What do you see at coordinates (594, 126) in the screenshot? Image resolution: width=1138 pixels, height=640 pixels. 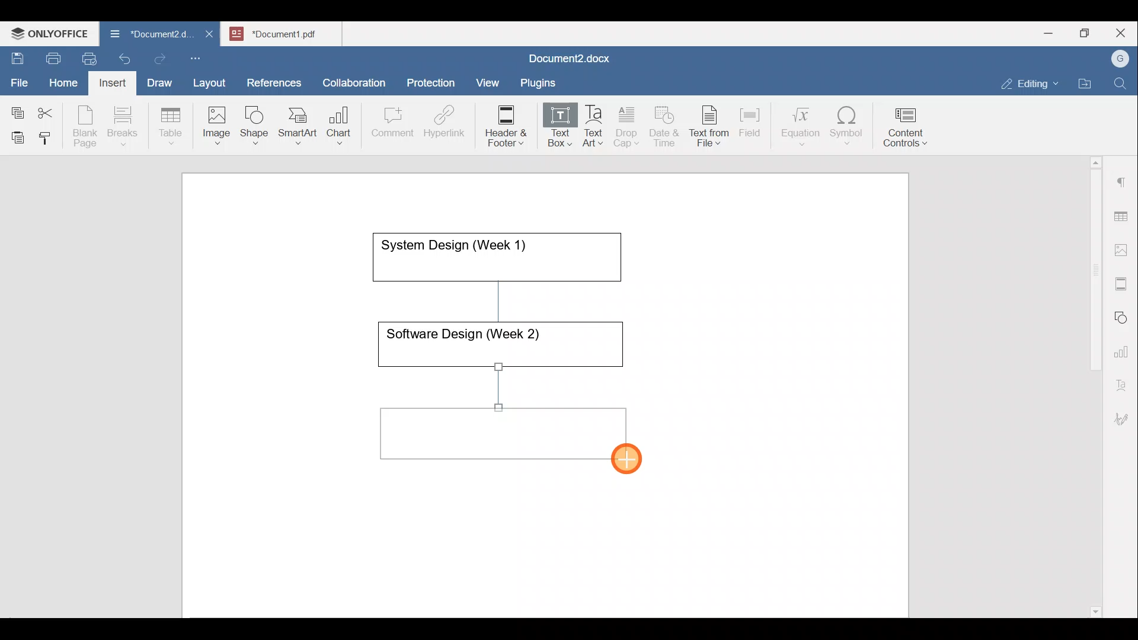 I see `Text Art` at bounding box center [594, 126].